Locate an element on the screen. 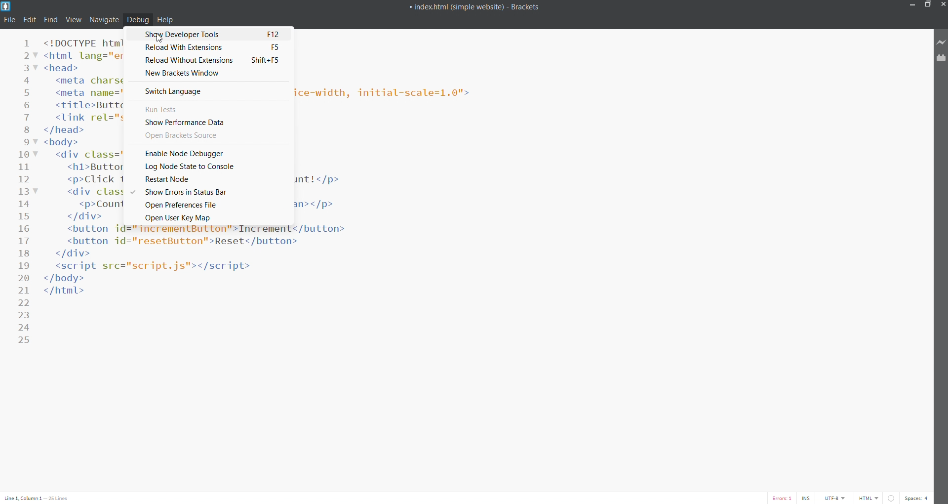 The image size is (948, 504). restart node is located at coordinates (207, 178).